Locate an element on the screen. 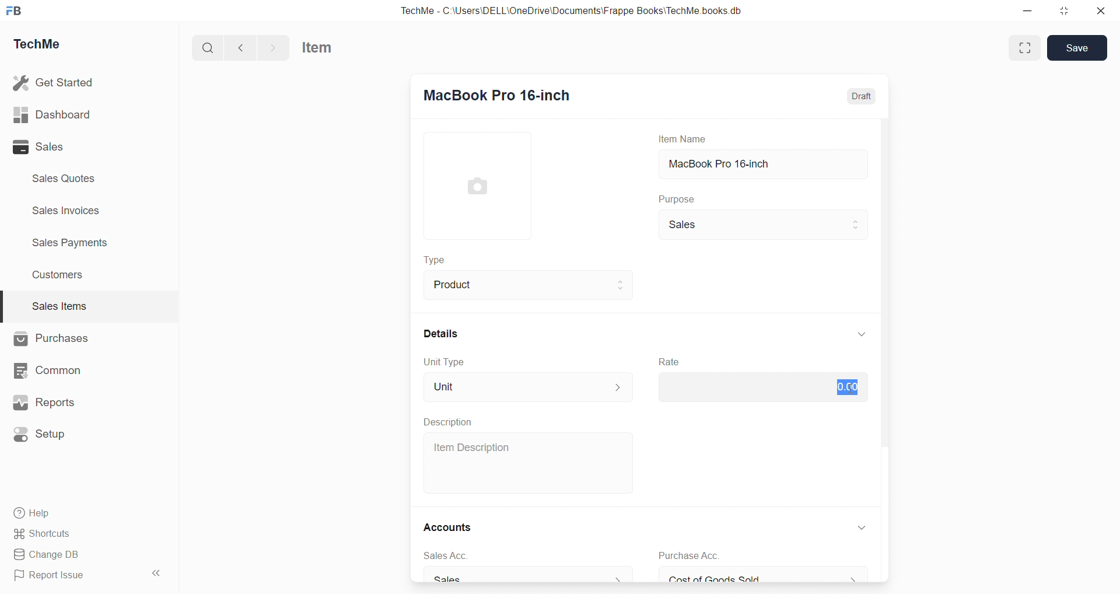  down is located at coordinates (863, 528).